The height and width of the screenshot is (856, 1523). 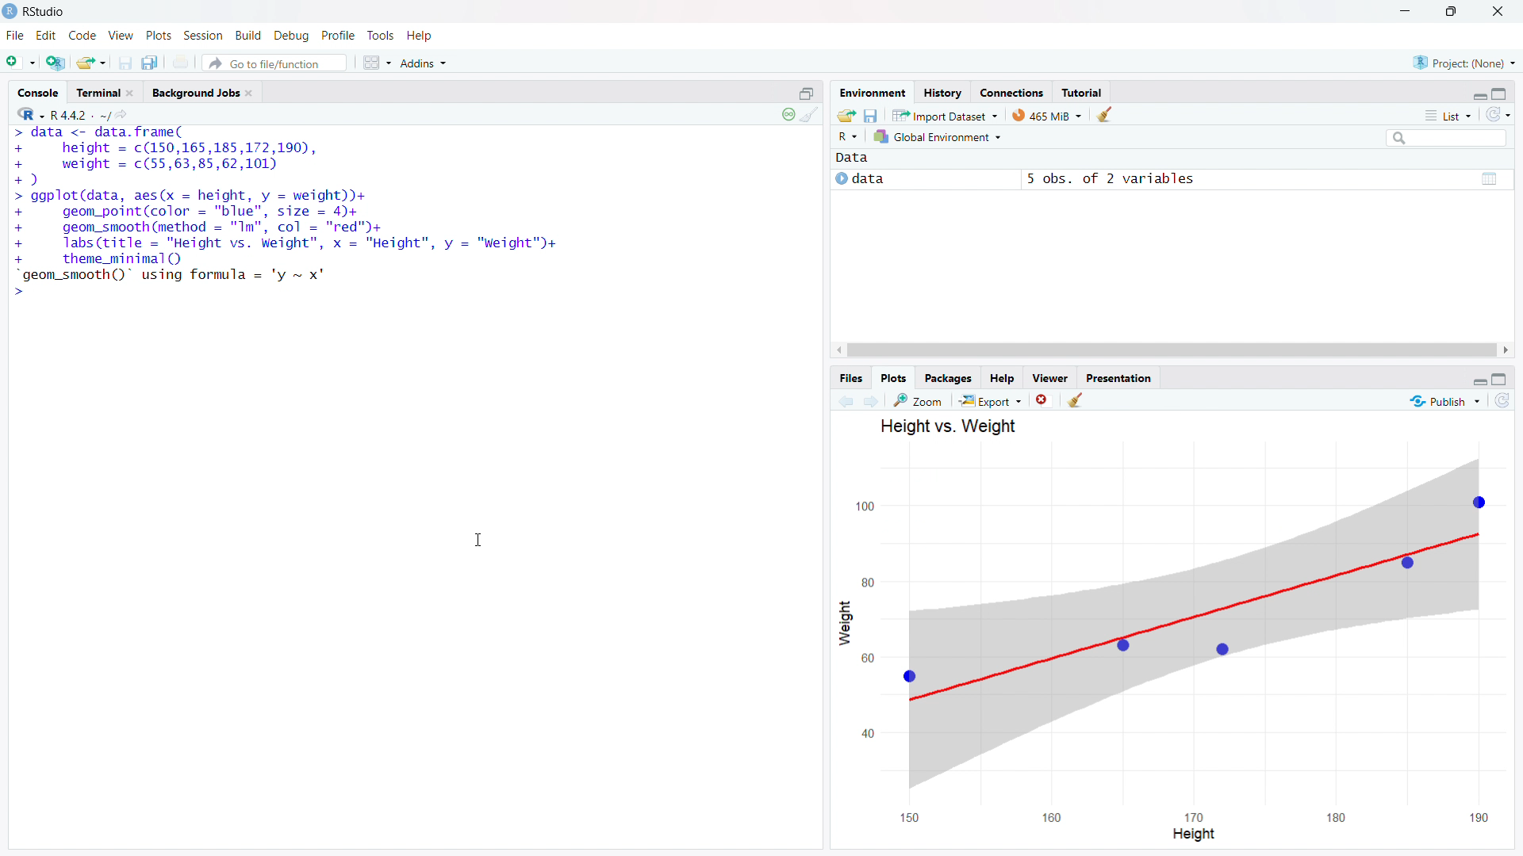 What do you see at coordinates (1120, 377) in the screenshot?
I see `presentation` at bounding box center [1120, 377].